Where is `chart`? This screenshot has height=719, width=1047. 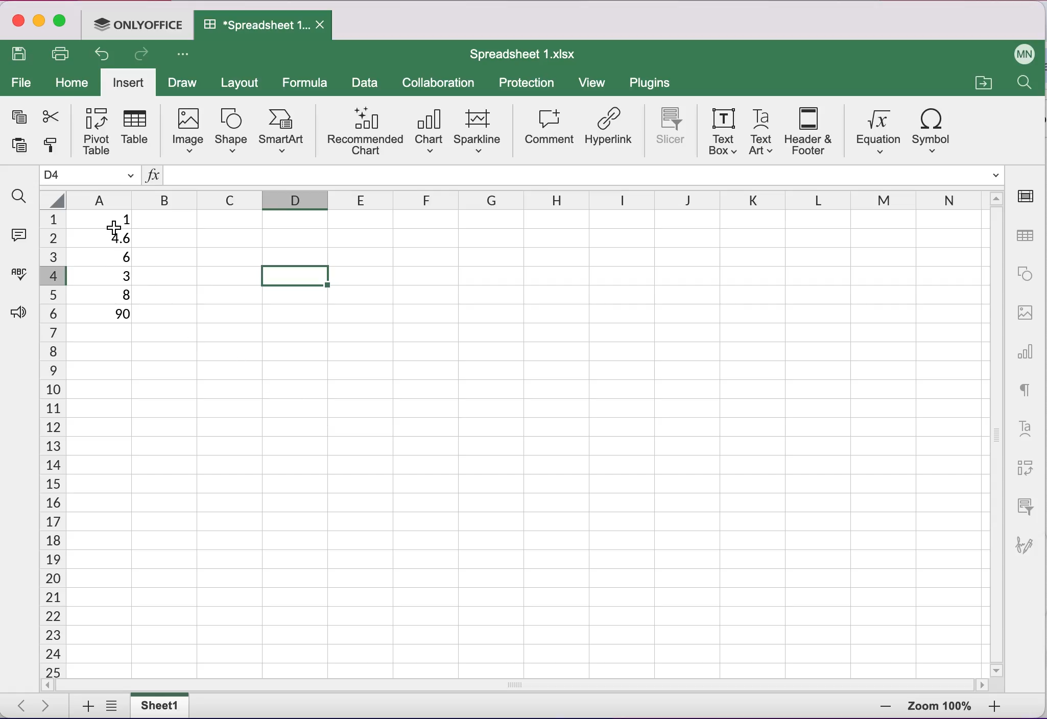 chart is located at coordinates (429, 133).